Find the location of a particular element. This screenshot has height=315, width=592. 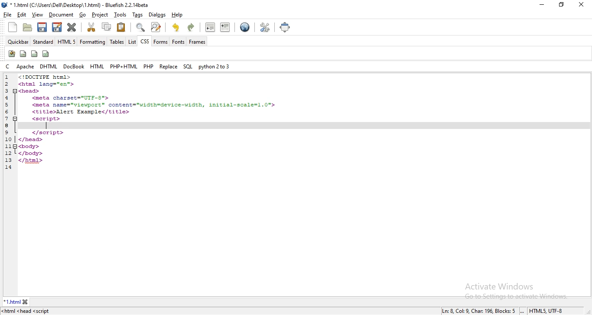

<html <head <script is located at coordinates (26, 311).